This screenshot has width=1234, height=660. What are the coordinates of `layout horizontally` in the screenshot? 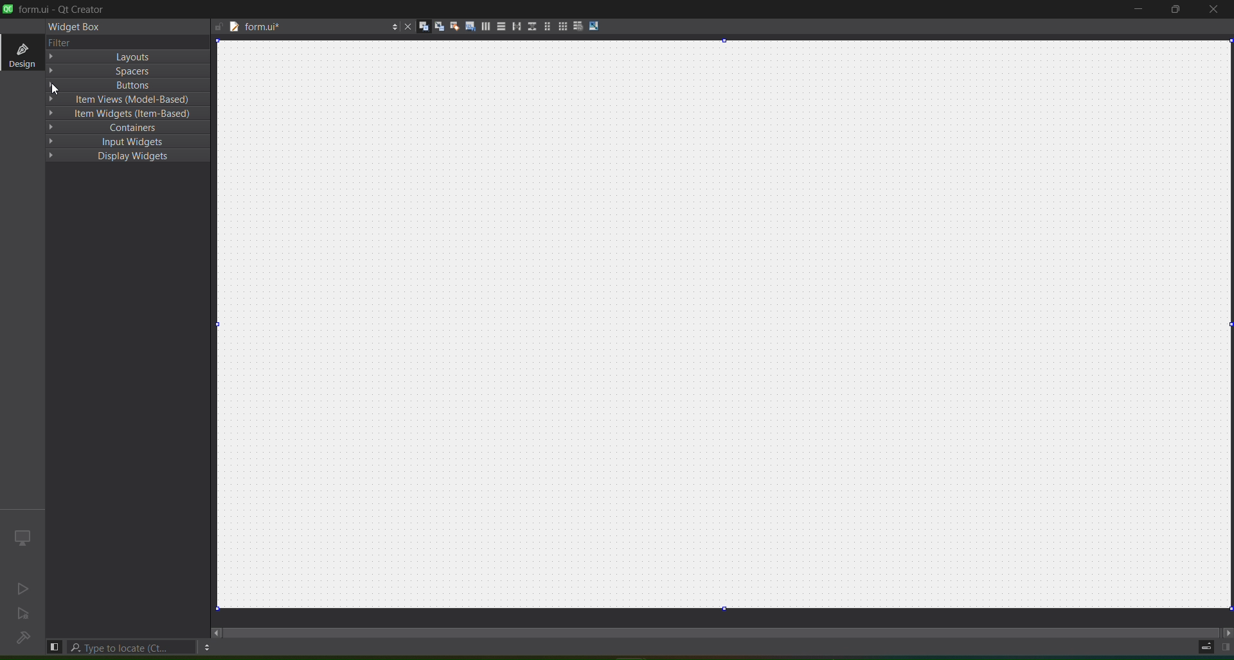 It's located at (485, 26).